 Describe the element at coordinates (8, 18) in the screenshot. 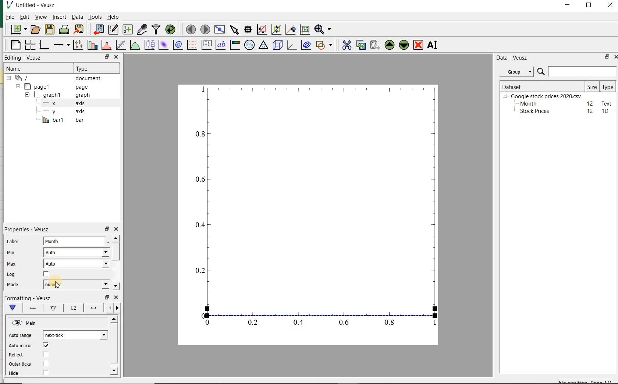

I see `File` at that location.